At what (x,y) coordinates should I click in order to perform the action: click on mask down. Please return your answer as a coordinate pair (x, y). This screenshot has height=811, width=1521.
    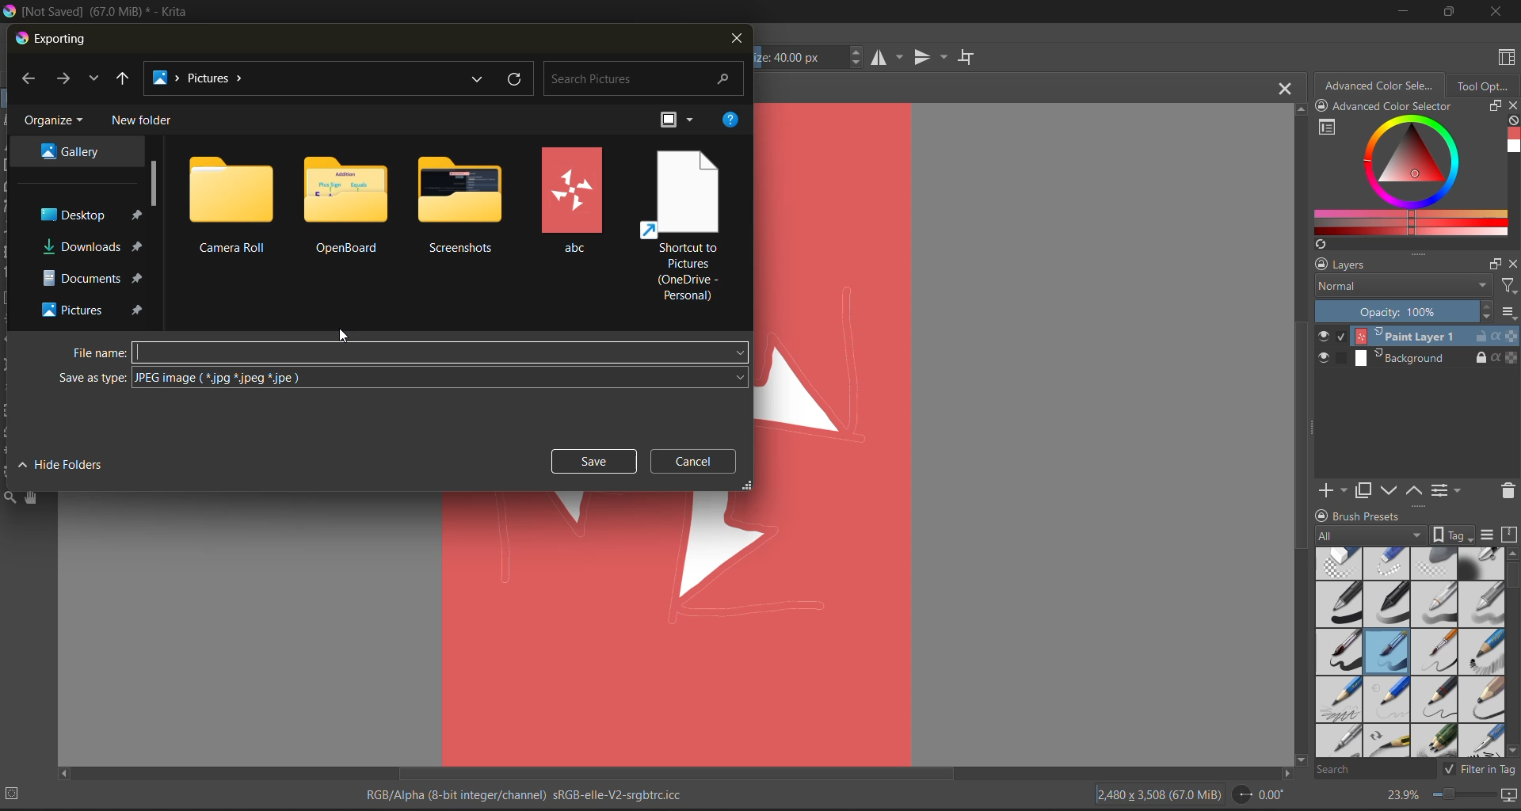
    Looking at the image, I should click on (1392, 490).